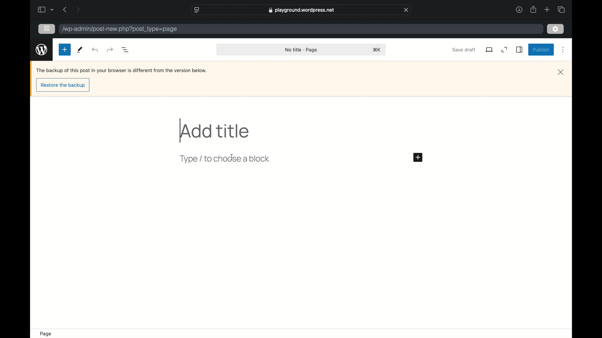 The height and width of the screenshot is (338, 602). What do you see at coordinates (122, 70) in the screenshot?
I see `Backup notification` at bounding box center [122, 70].